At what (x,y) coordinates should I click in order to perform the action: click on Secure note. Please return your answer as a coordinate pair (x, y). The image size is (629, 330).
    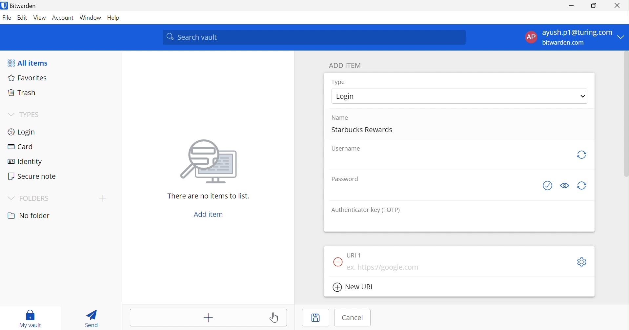
    Looking at the image, I should click on (32, 176).